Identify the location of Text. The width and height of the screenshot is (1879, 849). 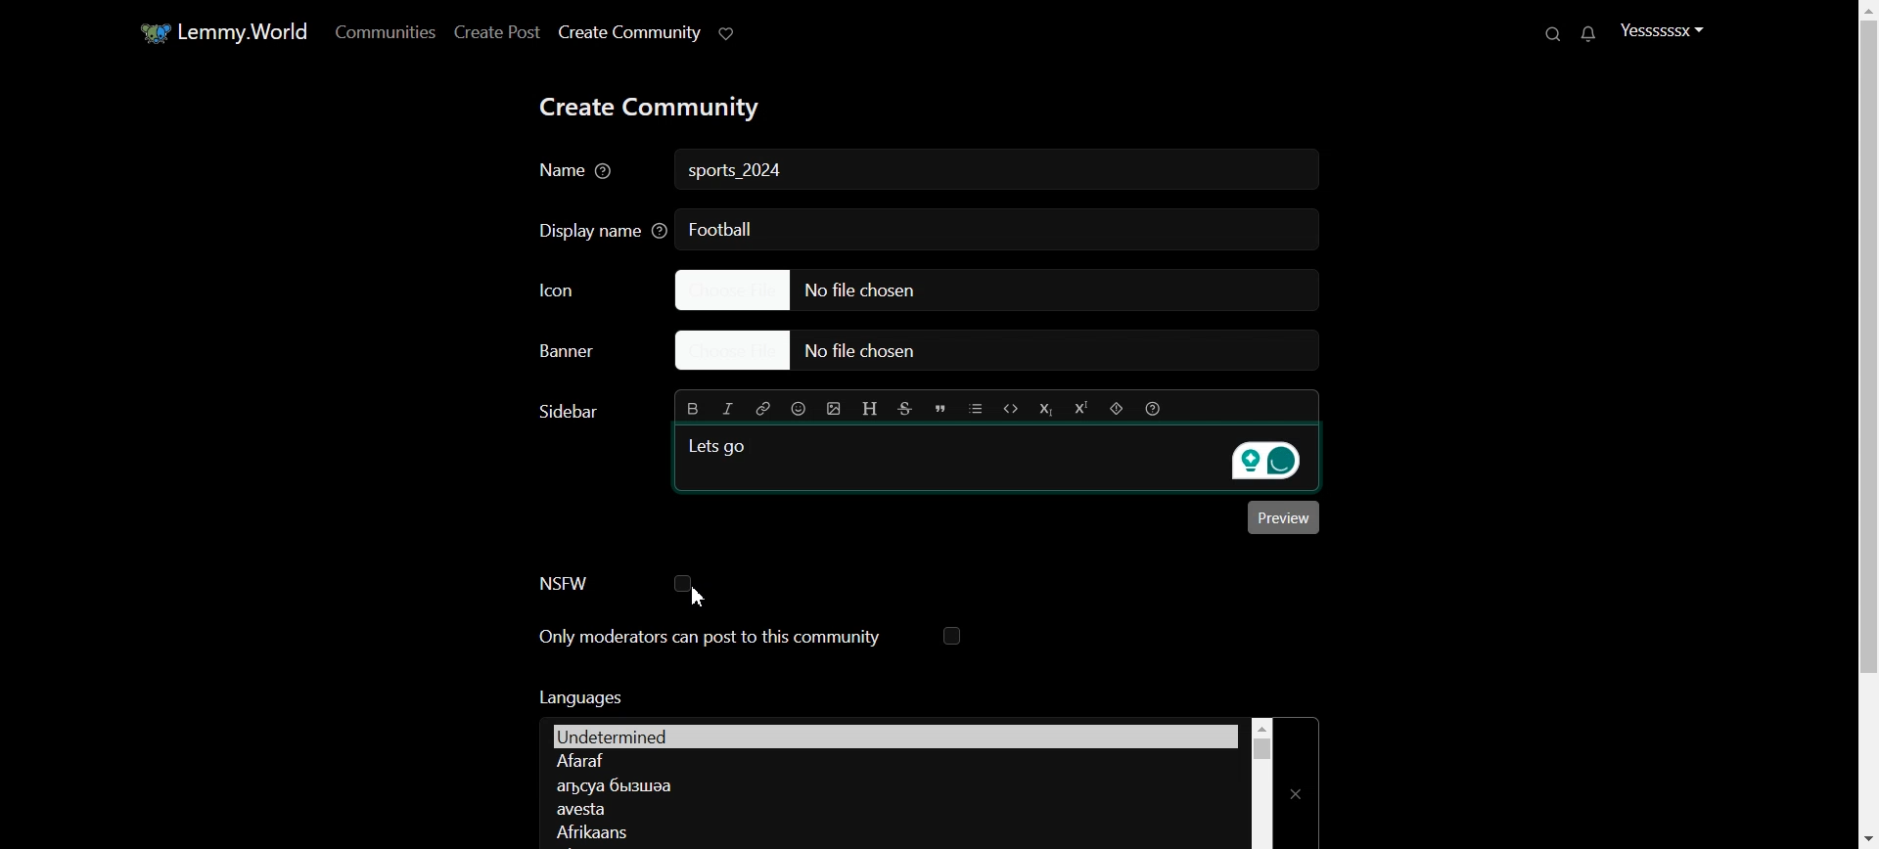
(721, 228).